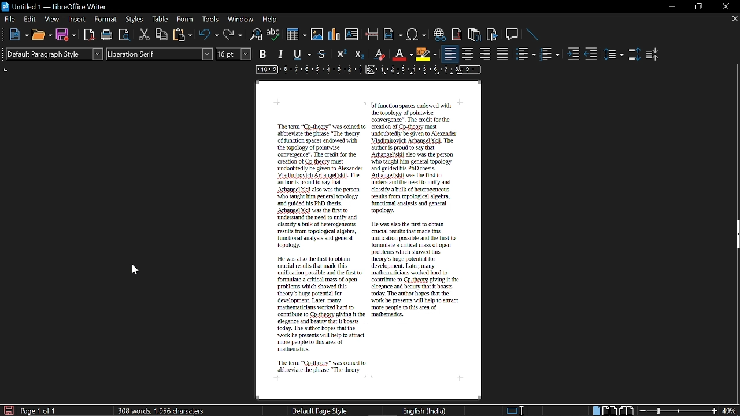  I want to click on Edit, so click(30, 19).